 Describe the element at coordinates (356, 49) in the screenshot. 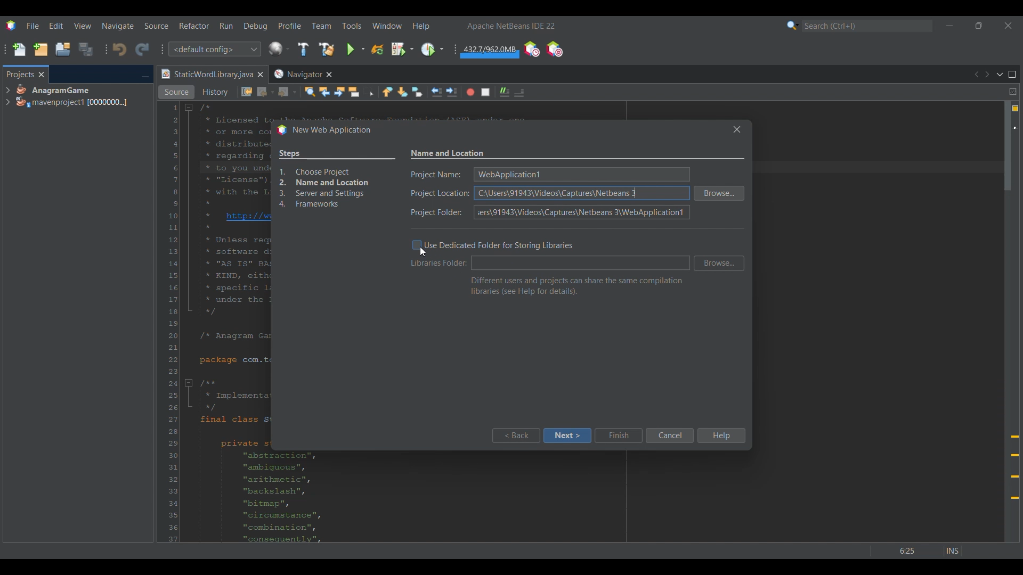

I see `Run main project options` at that location.